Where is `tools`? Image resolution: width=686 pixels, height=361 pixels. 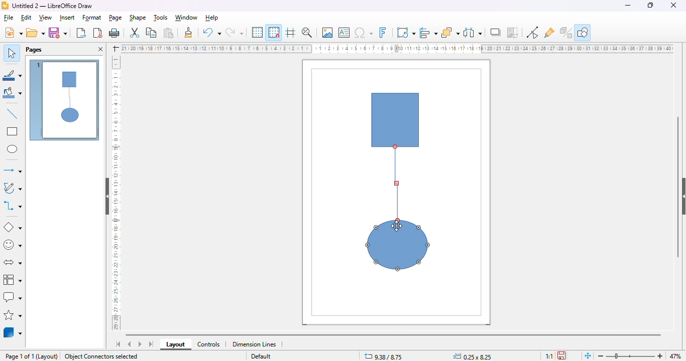
tools is located at coordinates (161, 18).